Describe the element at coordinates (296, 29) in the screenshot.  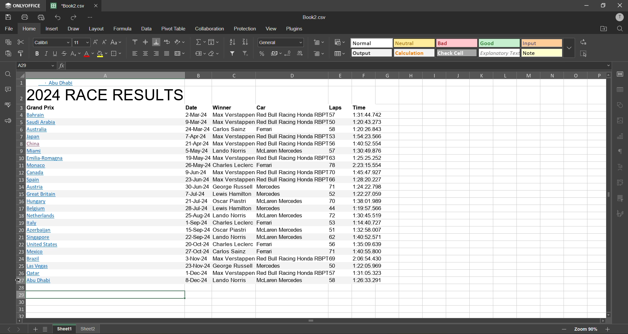
I see `plugins` at that location.